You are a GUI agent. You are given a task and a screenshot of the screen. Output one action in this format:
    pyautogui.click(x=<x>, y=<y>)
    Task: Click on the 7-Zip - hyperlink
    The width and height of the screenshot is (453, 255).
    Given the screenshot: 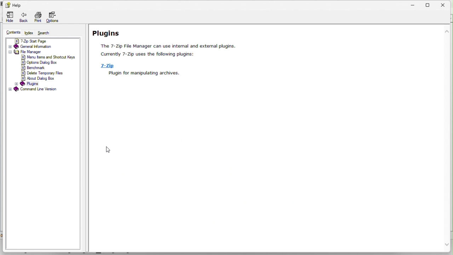 What is the action you would take?
    pyautogui.click(x=105, y=66)
    